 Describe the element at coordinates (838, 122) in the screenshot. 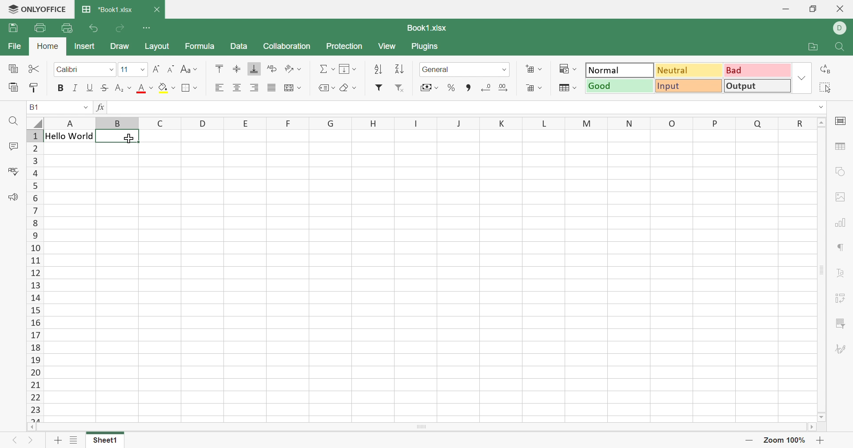

I see `cell settings` at that location.